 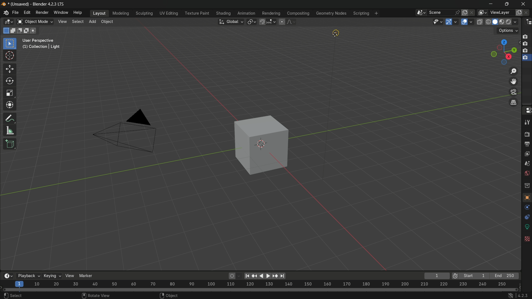 I want to click on light, so click(x=340, y=33).